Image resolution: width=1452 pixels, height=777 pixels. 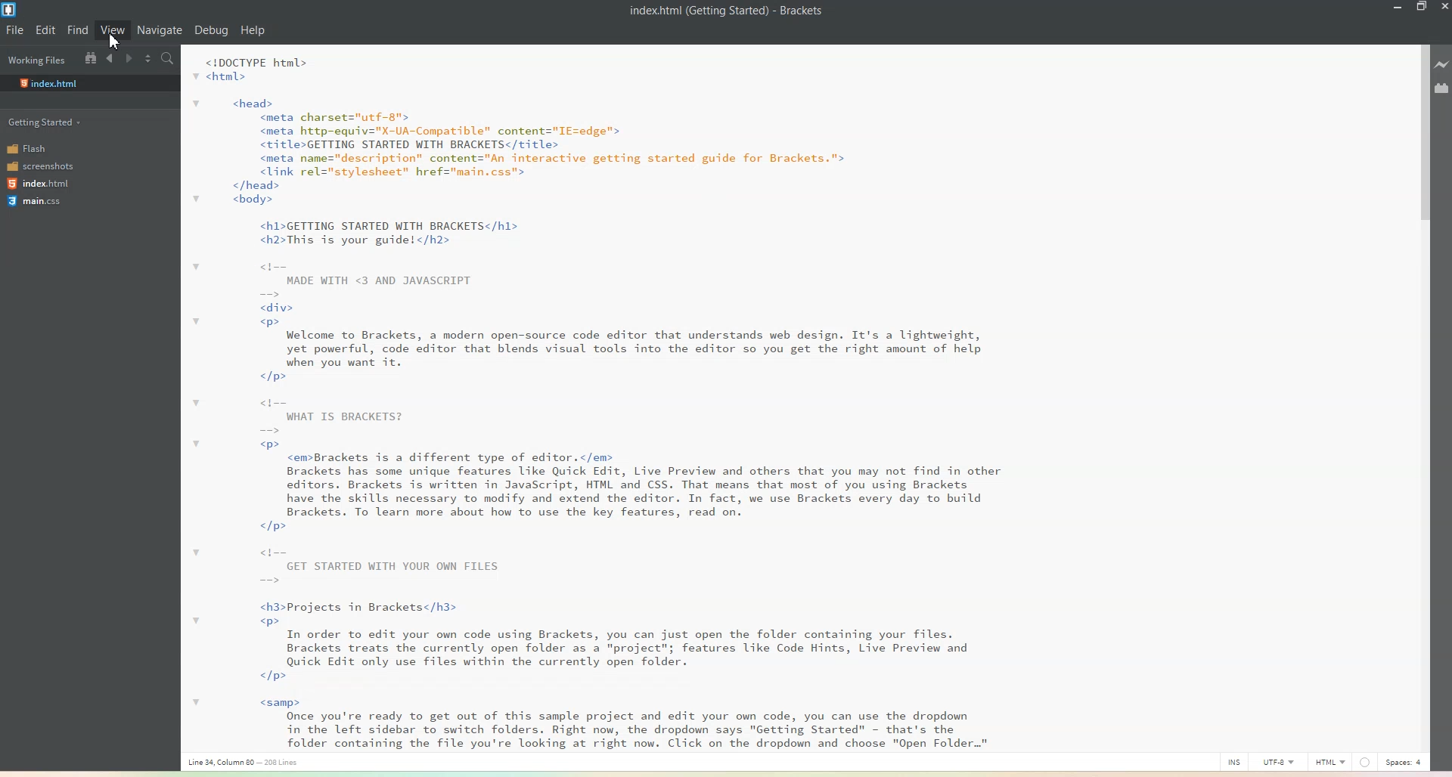 What do you see at coordinates (40, 166) in the screenshot?
I see `screenshots` at bounding box center [40, 166].